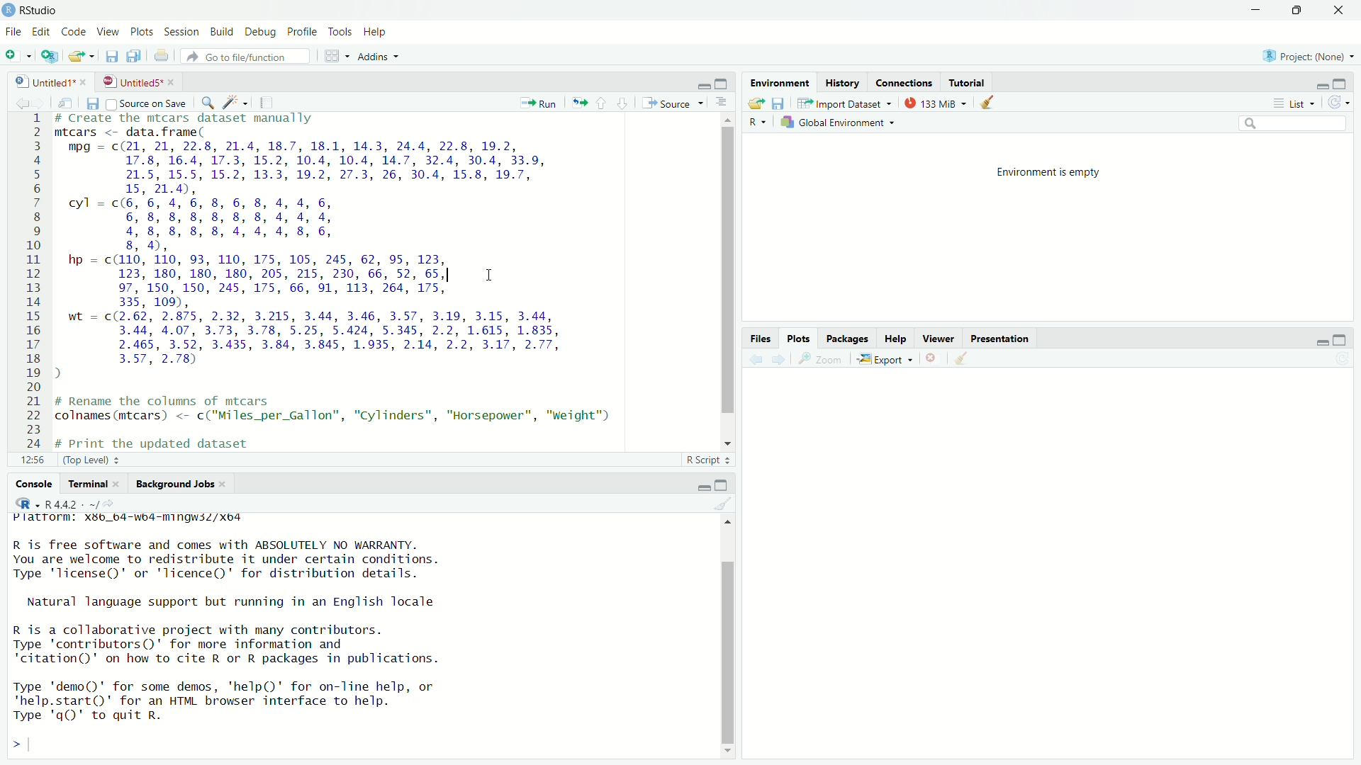 This screenshot has height=765, width=1361. What do you see at coordinates (700, 485) in the screenshot?
I see `minimise` at bounding box center [700, 485].